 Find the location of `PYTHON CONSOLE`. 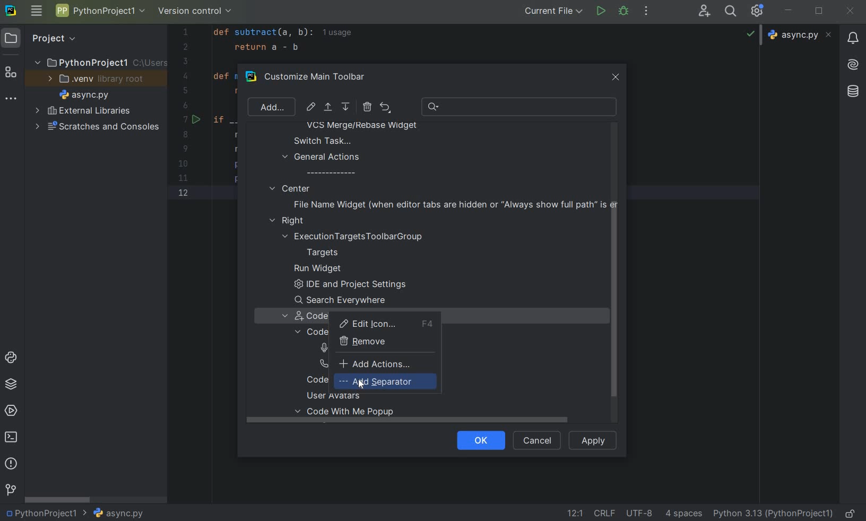

PYTHON CONSOLE is located at coordinates (12, 360).